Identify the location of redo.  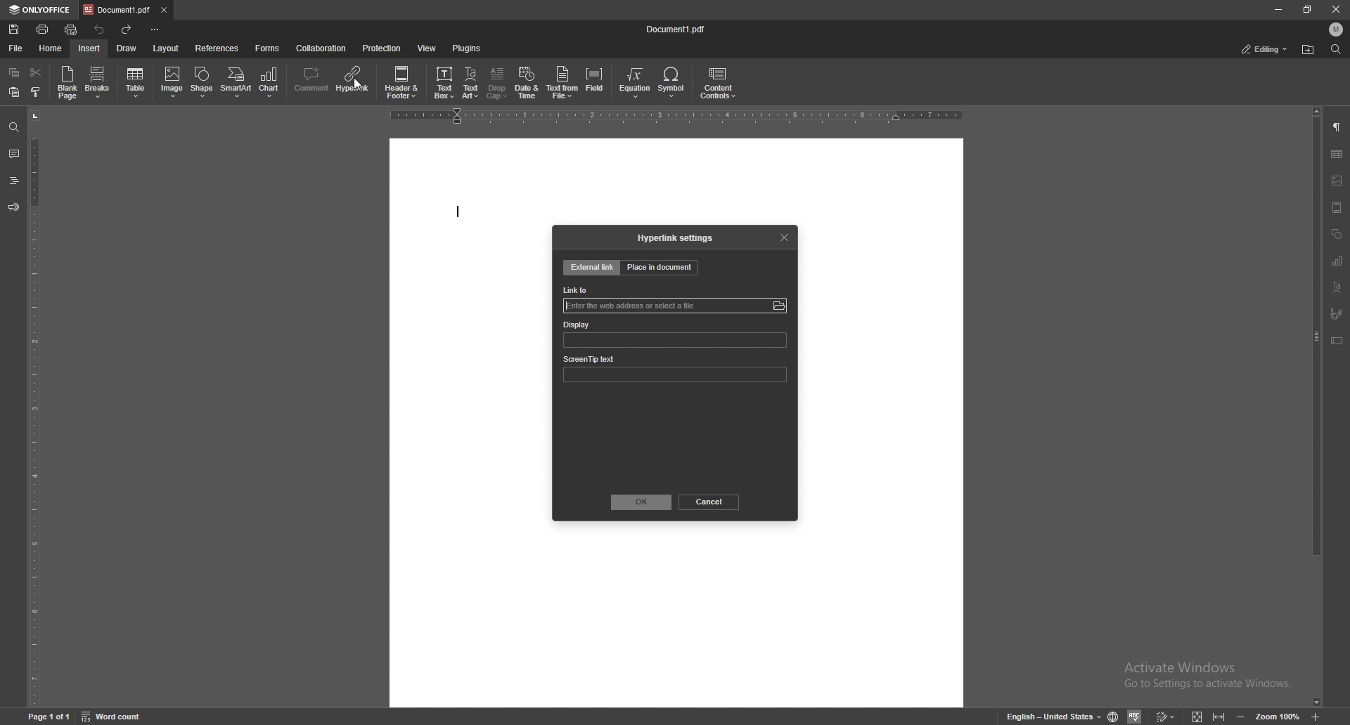
(127, 29).